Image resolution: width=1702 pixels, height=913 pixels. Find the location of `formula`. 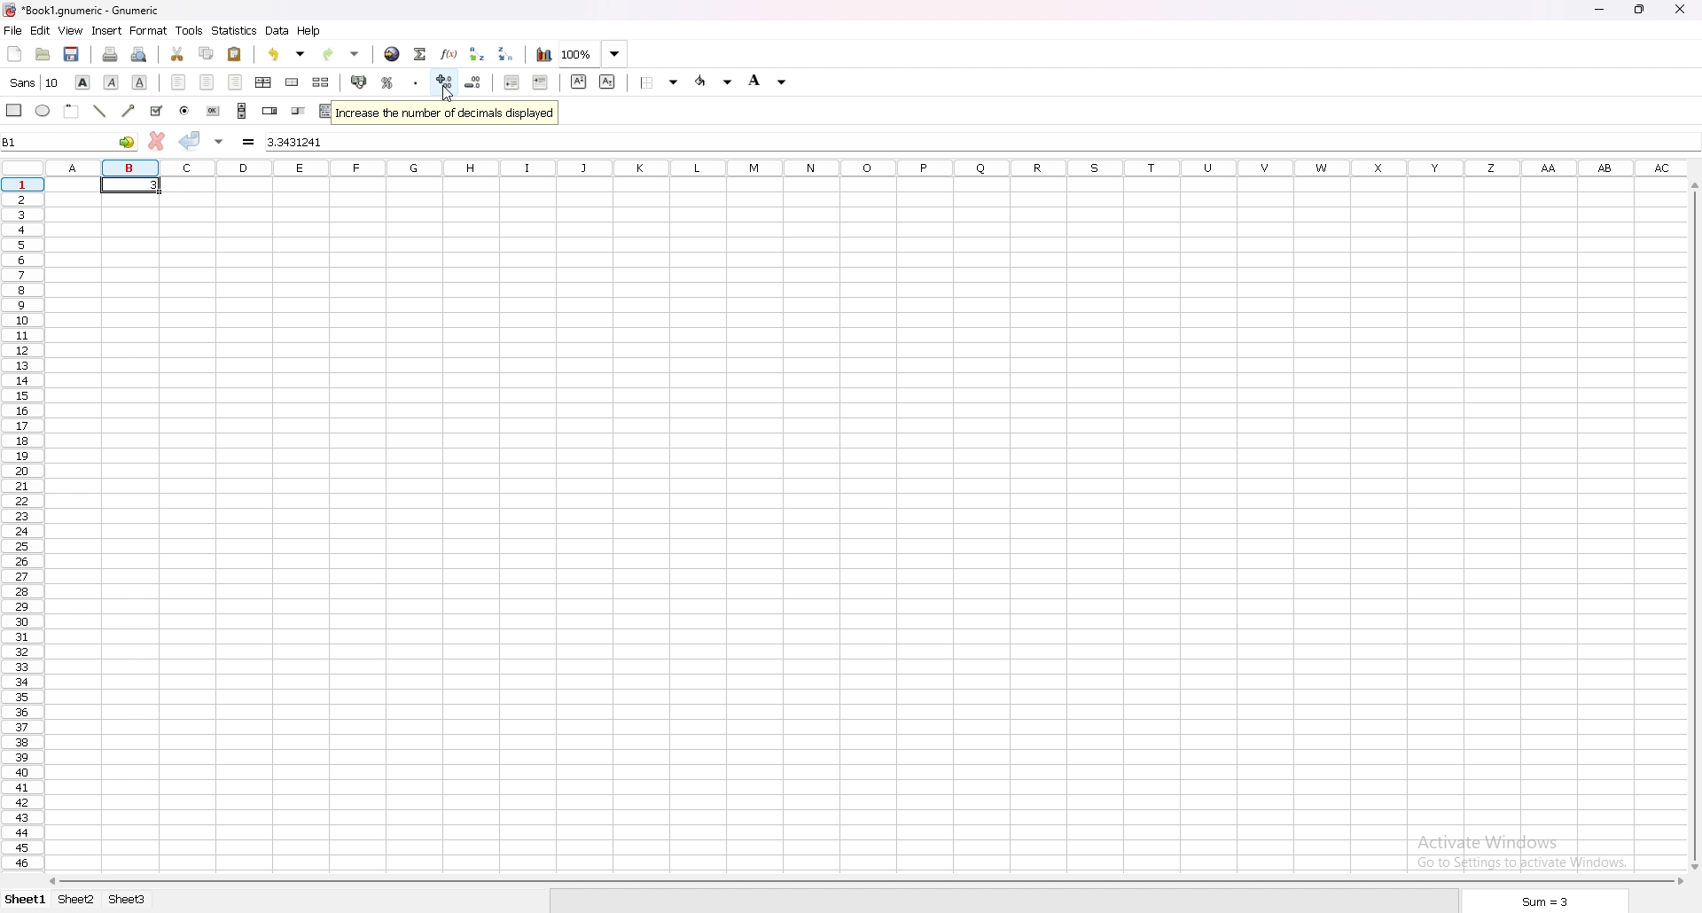

formula is located at coordinates (249, 141).